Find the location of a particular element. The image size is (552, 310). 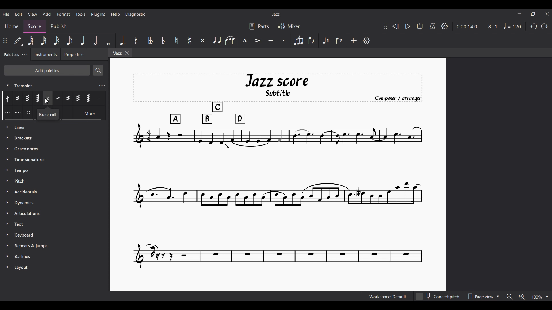

Rewind is located at coordinates (395, 26).